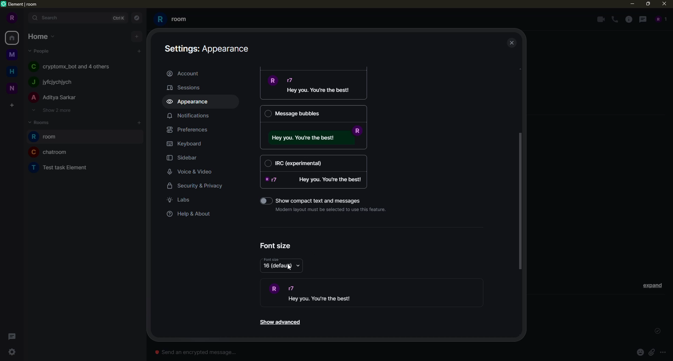 The width and height of the screenshot is (673, 361). Describe the element at coordinates (42, 122) in the screenshot. I see `rooms` at that location.